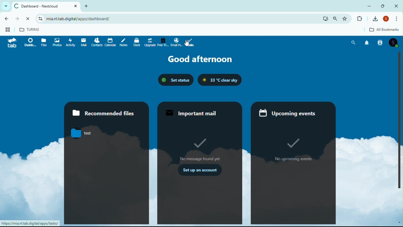 This screenshot has width=403, height=227. What do you see at coordinates (220, 79) in the screenshot?
I see `33 C clear sky` at bounding box center [220, 79].